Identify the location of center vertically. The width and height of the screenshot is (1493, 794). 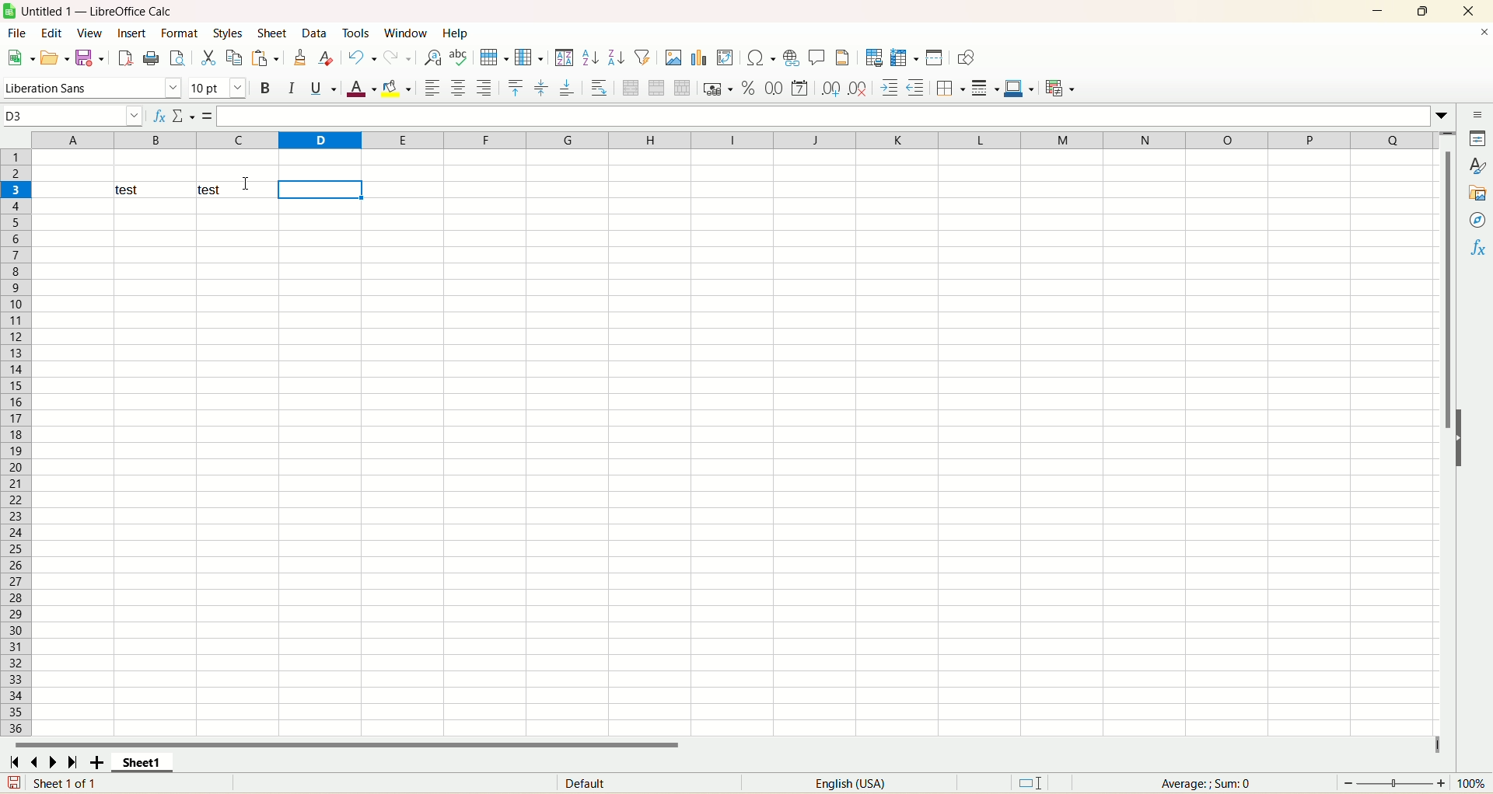
(541, 88).